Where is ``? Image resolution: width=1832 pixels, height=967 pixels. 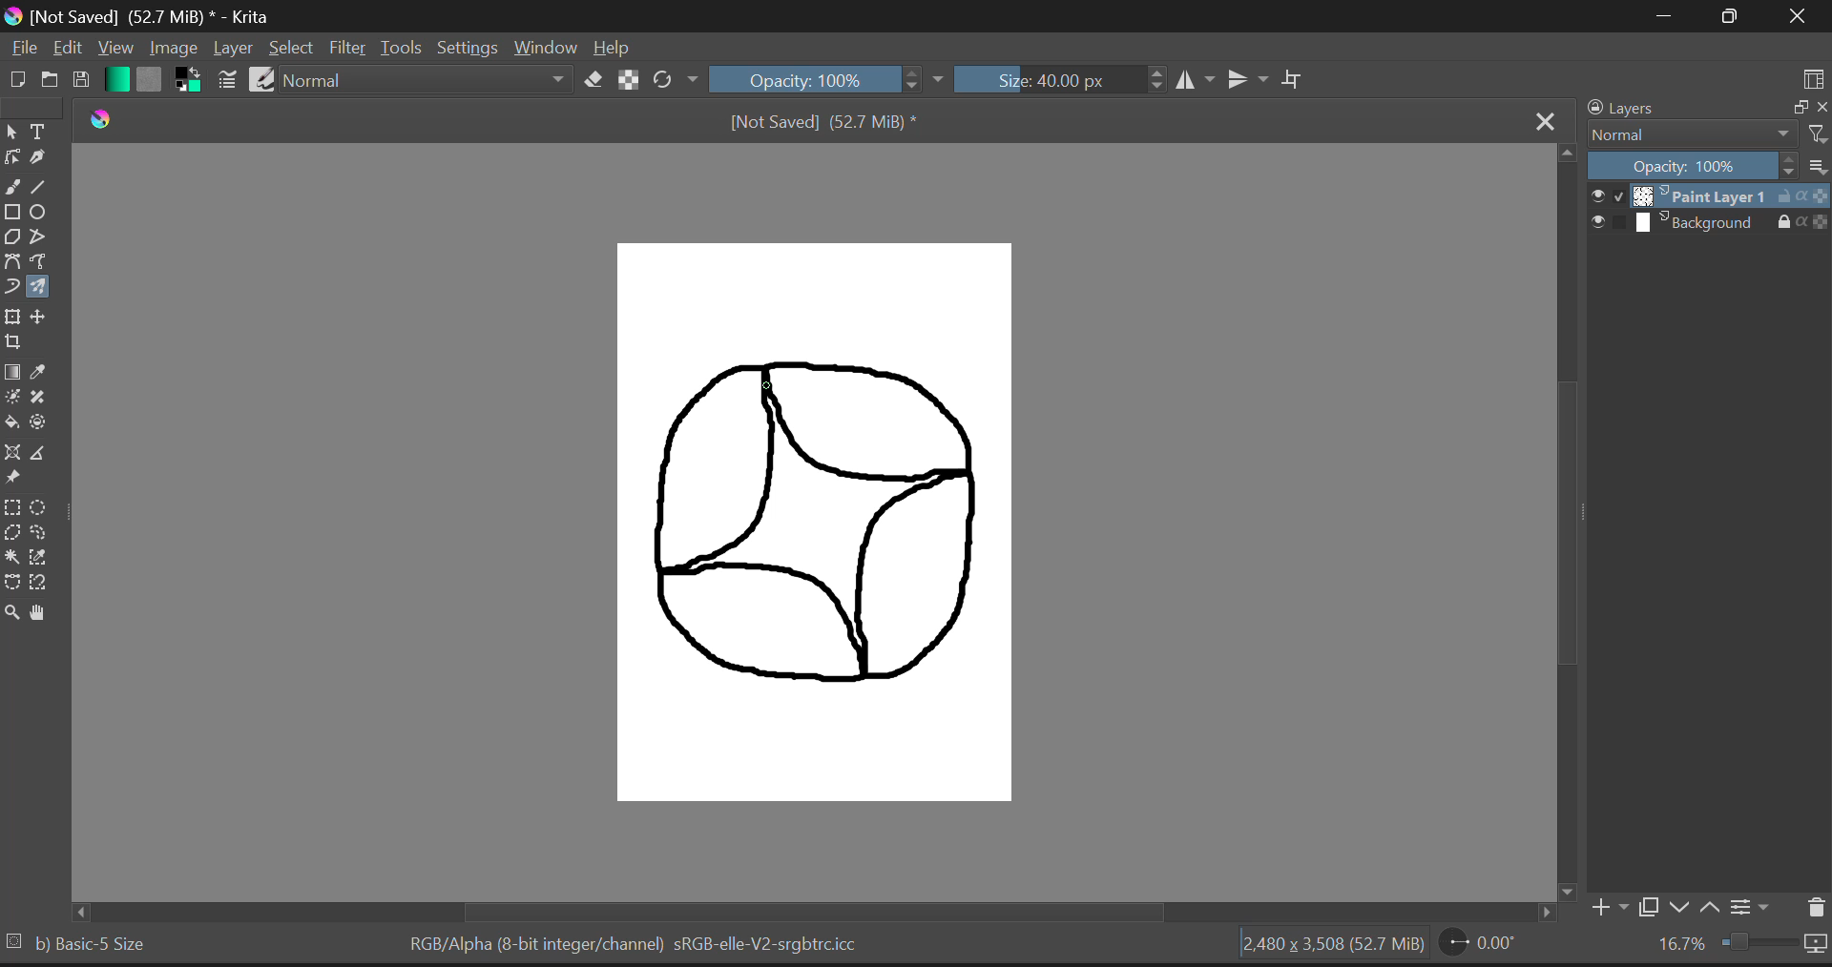  is located at coordinates (75, 910).